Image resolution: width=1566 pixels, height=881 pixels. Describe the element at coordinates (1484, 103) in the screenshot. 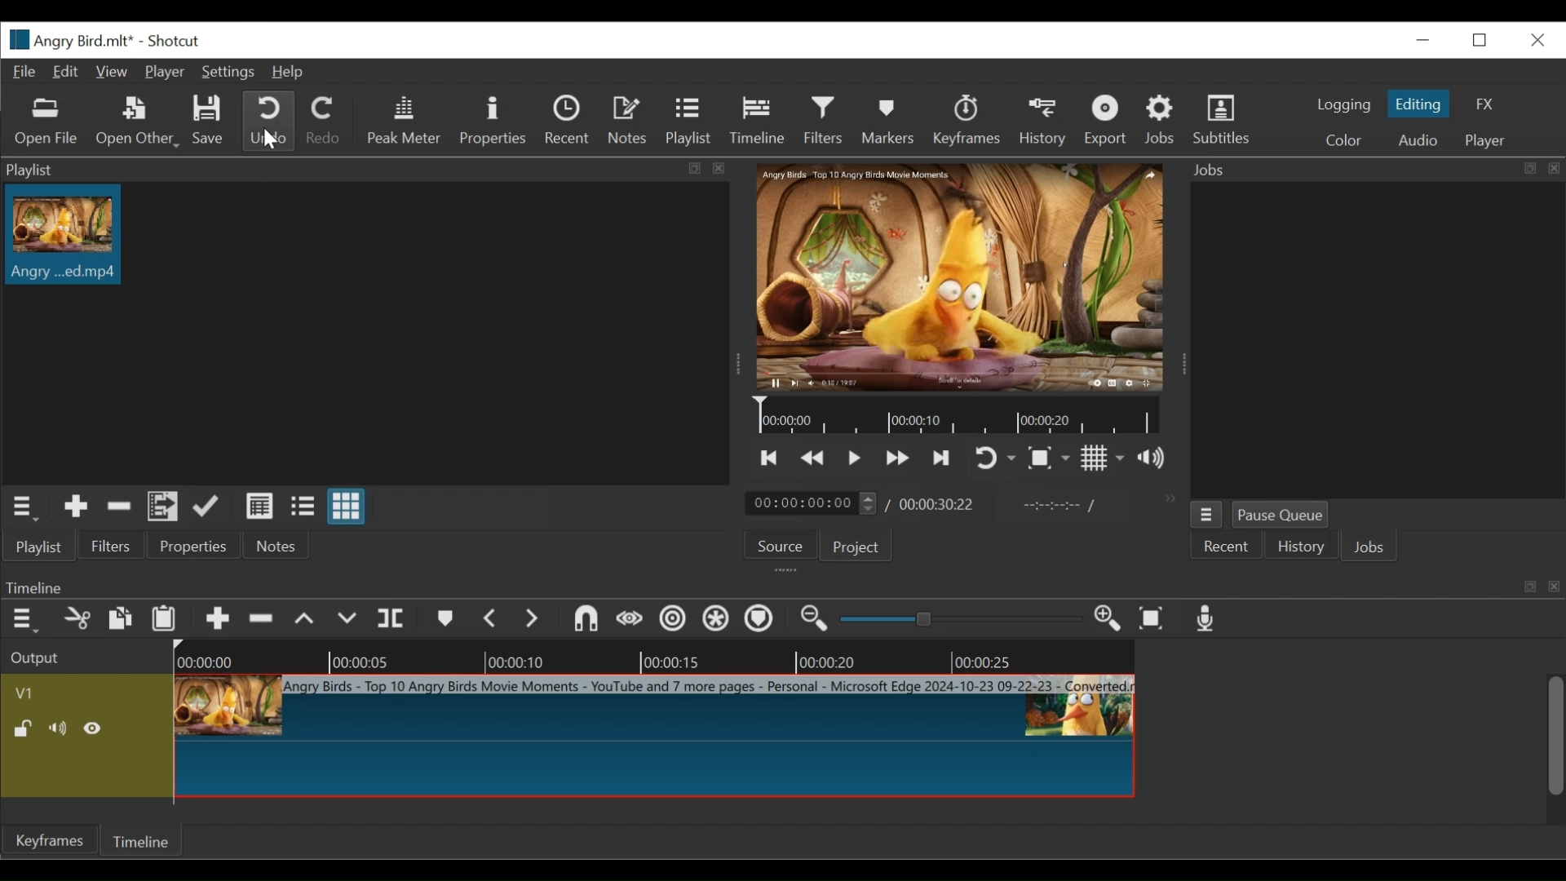

I see `FX` at that location.